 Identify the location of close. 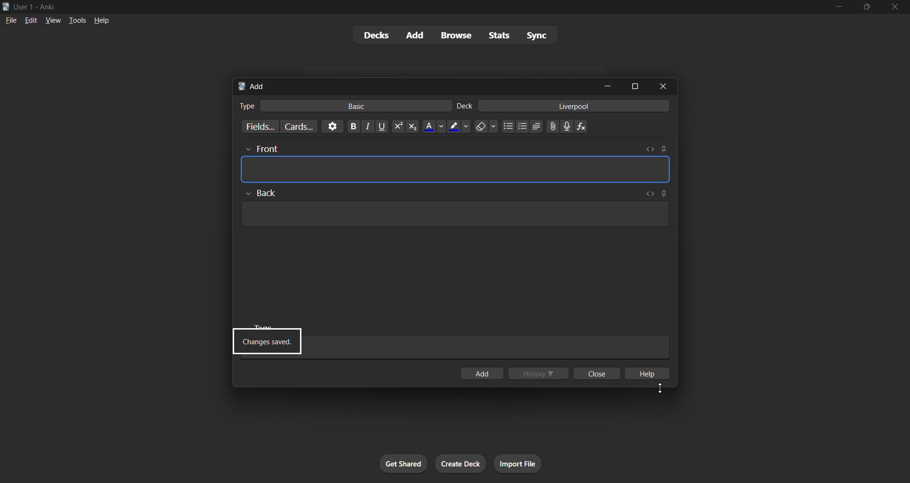
(895, 7).